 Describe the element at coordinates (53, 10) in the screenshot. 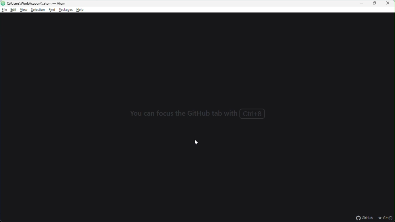

I see `find` at that location.